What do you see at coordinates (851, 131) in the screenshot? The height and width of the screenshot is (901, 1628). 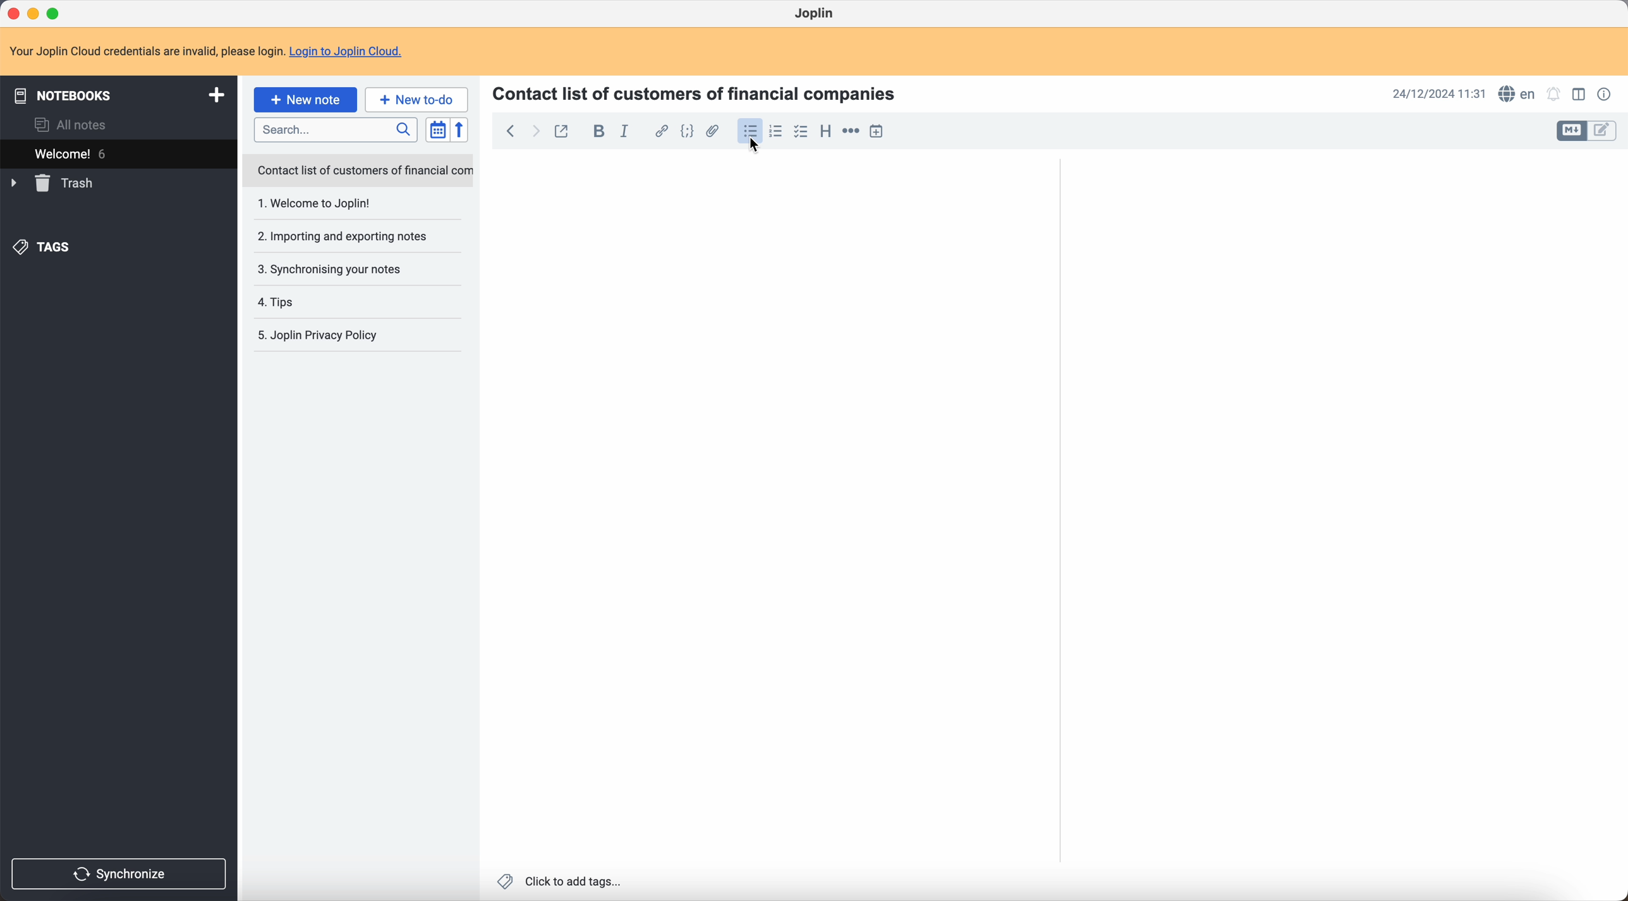 I see `horizontal rule` at bounding box center [851, 131].